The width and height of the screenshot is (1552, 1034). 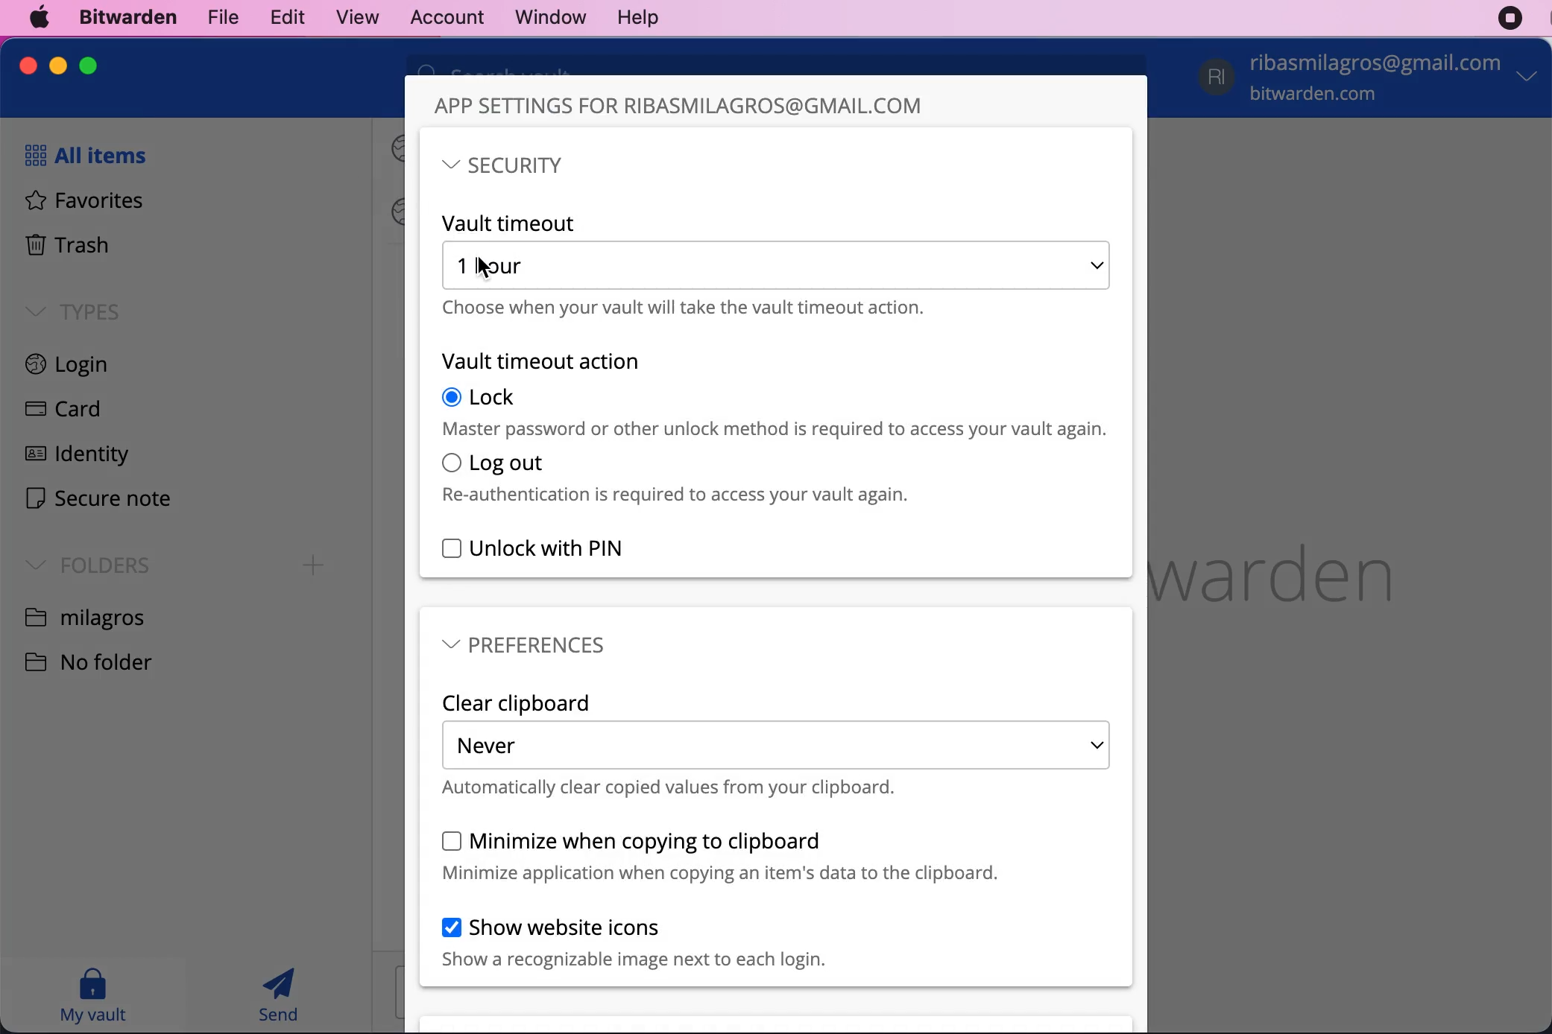 What do you see at coordinates (350, 18) in the screenshot?
I see `view` at bounding box center [350, 18].